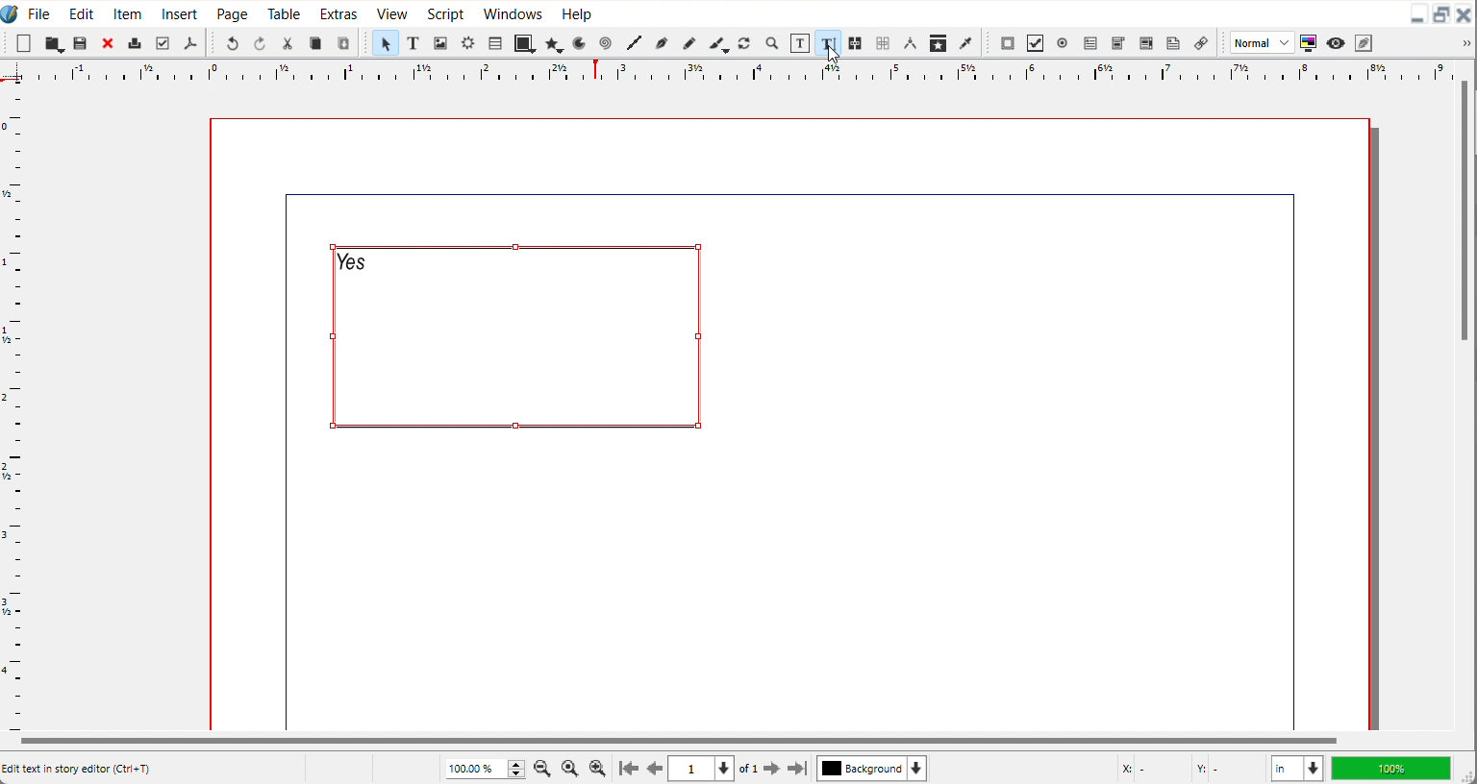  I want to click on Select item, so click(385, 42).